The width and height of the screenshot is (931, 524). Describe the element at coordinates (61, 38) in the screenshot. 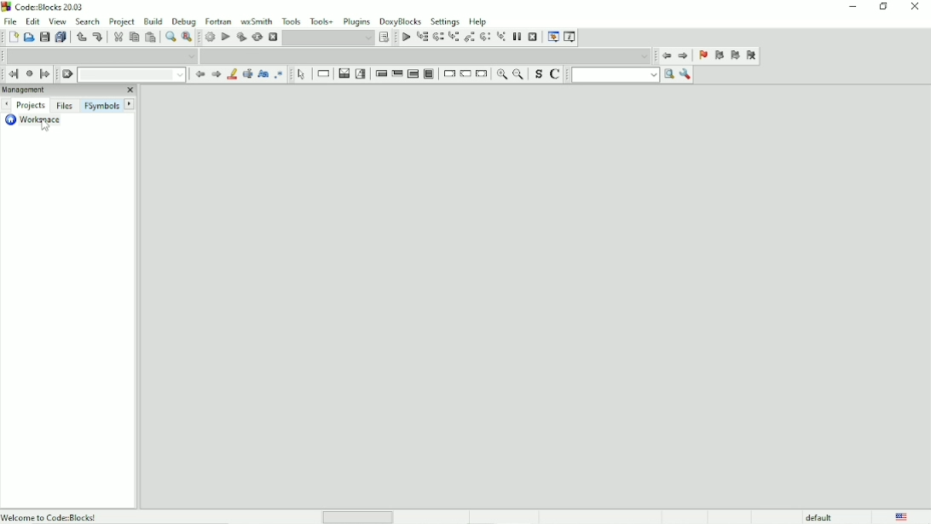

I see `Save everything` at that location.